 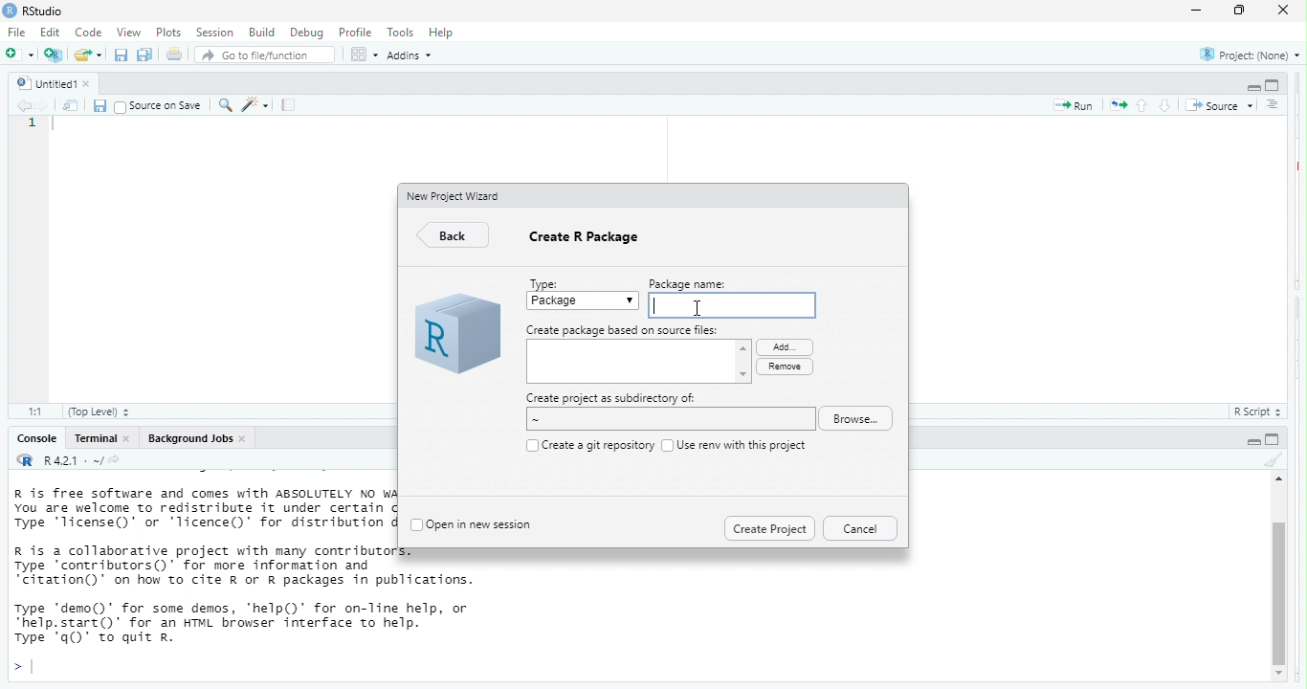 I want to click on Cancel, so click(x=859, y=528).